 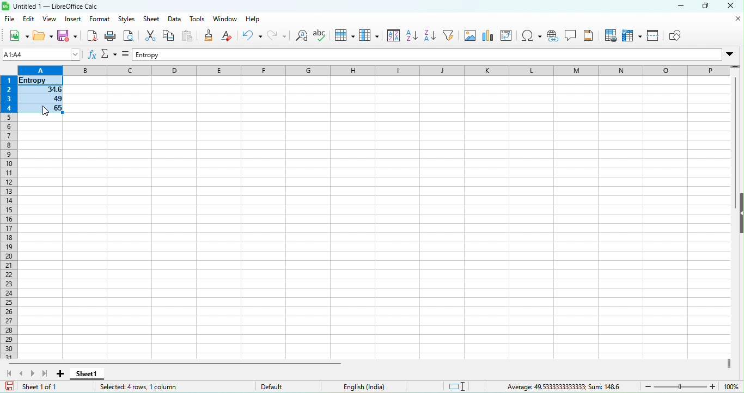 What do you see at coordinates (679, 35) in the screenshot?
I see `show draw function` at bounding box center [679, 35].